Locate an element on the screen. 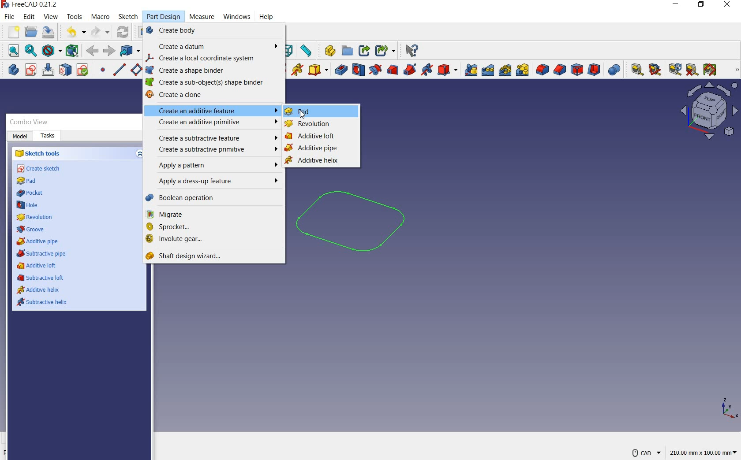  create a shape binder is located at coordinates (210, 71).